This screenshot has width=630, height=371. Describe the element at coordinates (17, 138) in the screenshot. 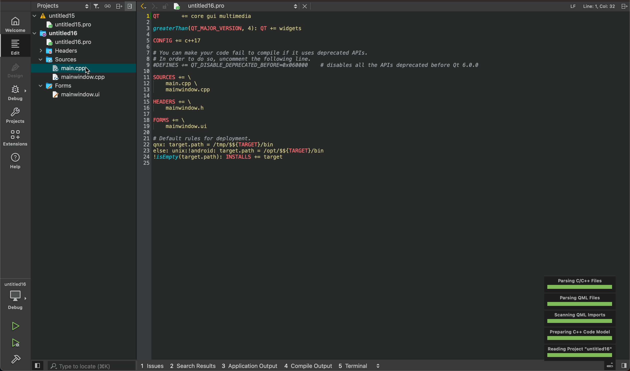

I see `Extension ` at that location.